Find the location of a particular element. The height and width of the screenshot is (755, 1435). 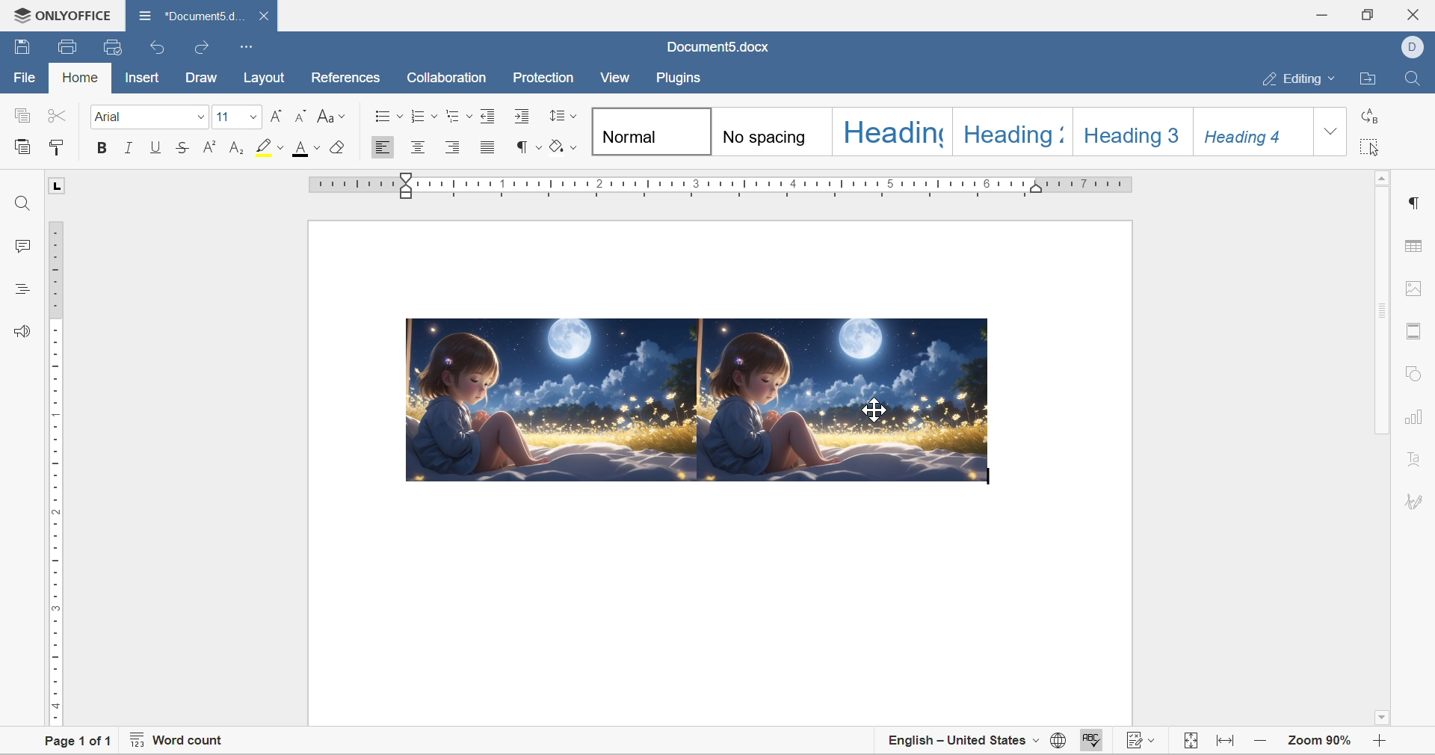

cut is located at coordinates (58, 114).